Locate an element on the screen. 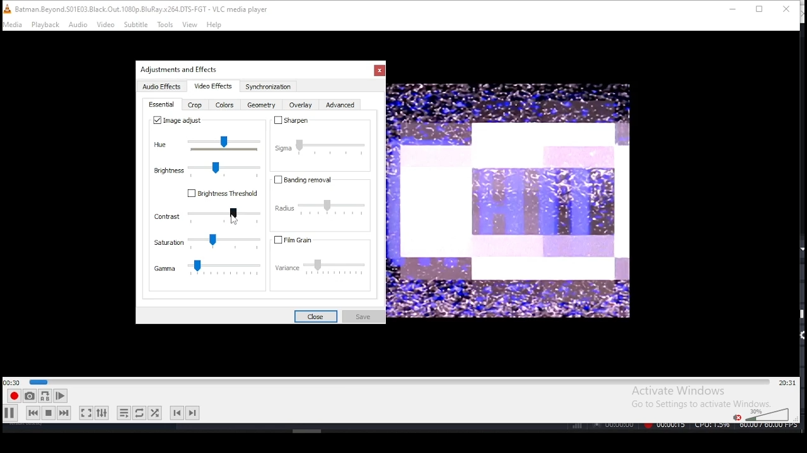 The width and height of the screenshot is (807, 453). next media in track, skips forward when held is located at coordinates (64, 413).